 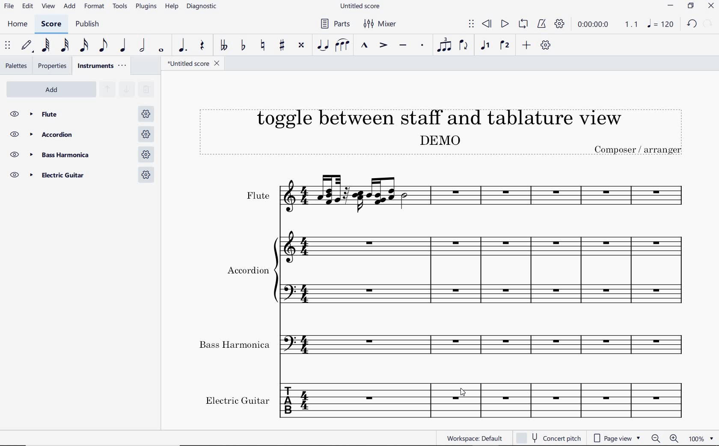 I want to click on publish, so click(x=89, y=25).